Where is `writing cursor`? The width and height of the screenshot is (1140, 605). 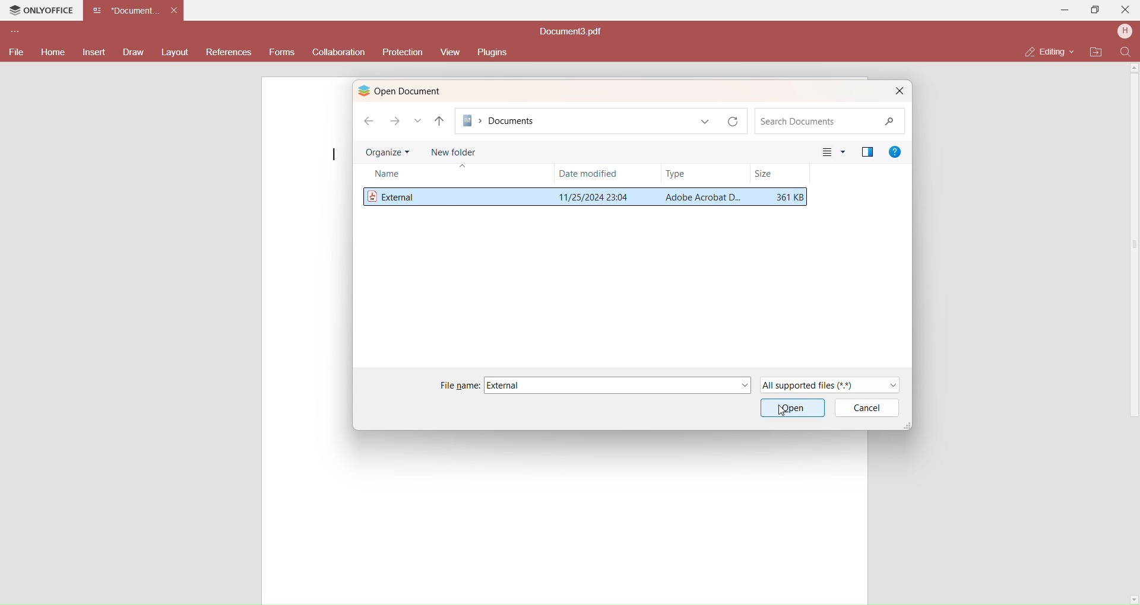
writing cursor is located at coordinates (334, 154).